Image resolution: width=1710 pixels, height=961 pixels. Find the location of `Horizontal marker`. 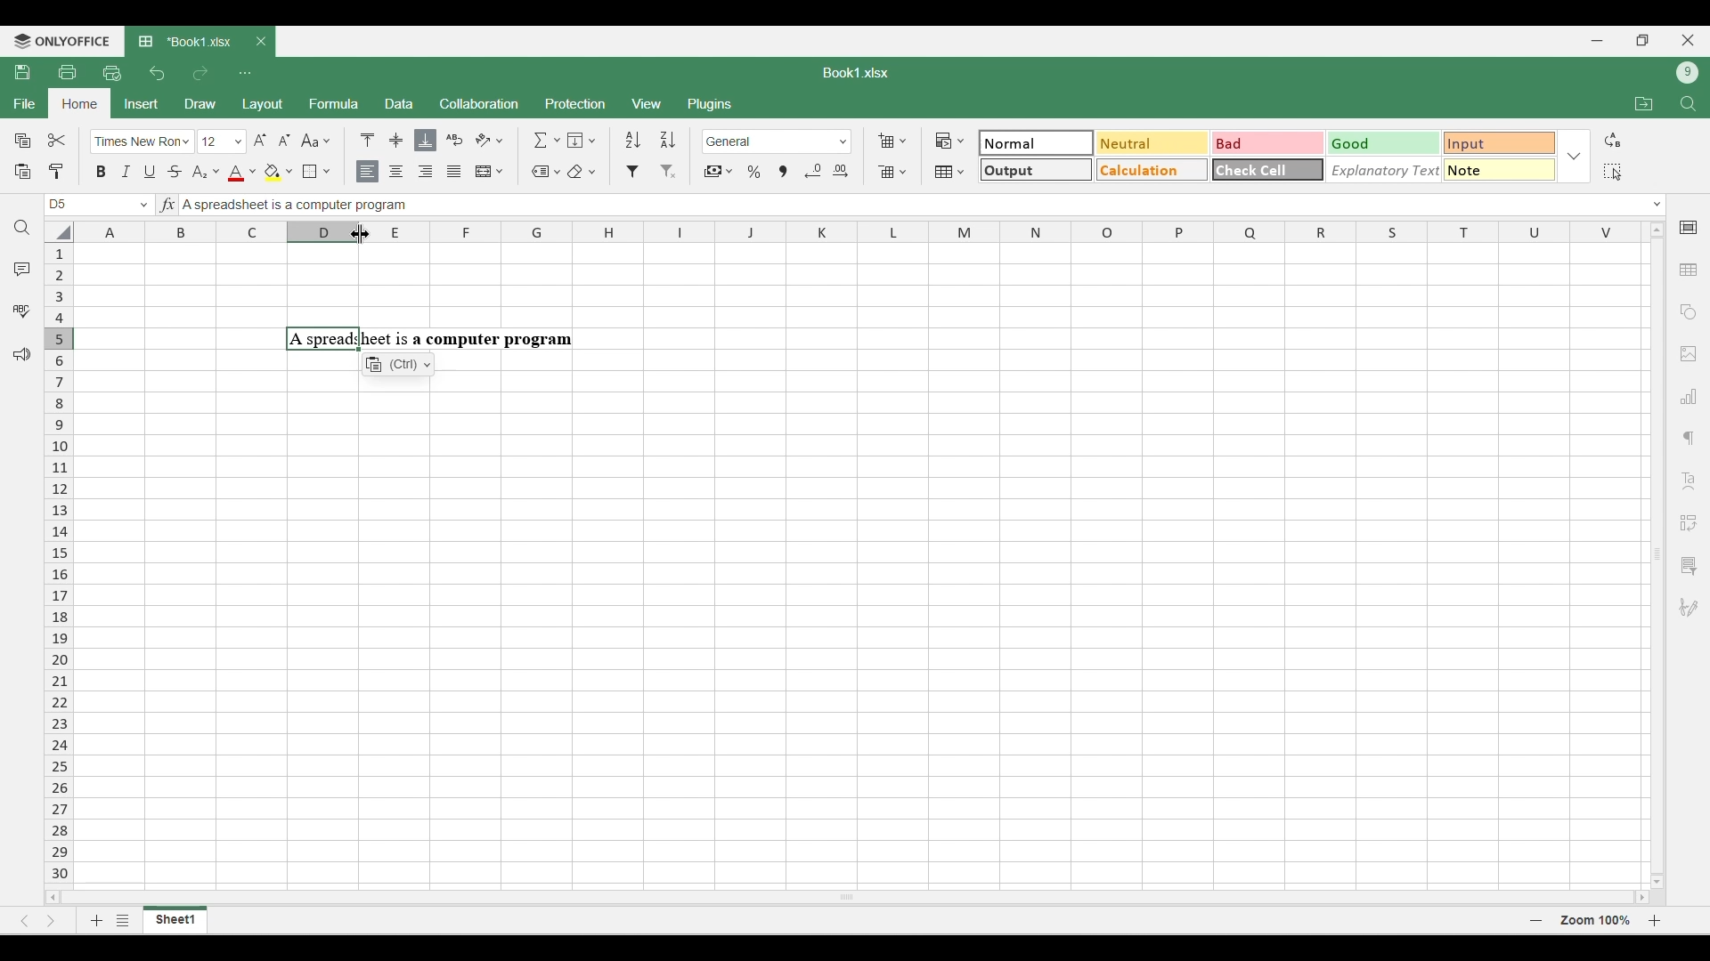

Horizontal marker is located at coordinates (860, 233).